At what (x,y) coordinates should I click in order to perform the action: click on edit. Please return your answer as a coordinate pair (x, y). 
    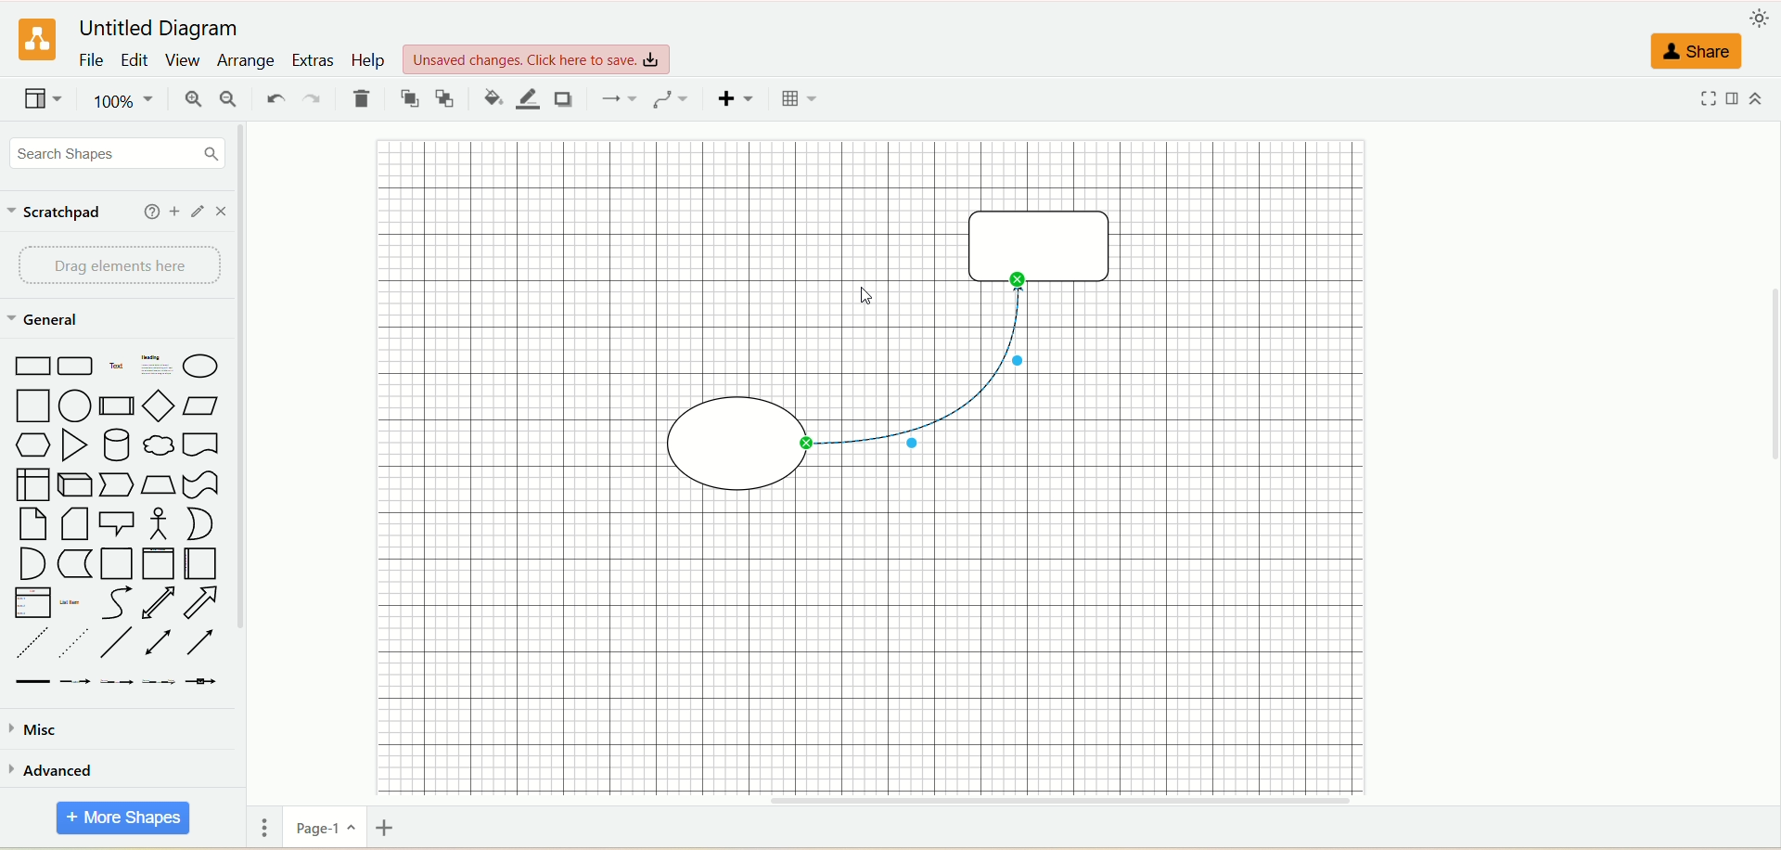
    Looking at the image, I should click on (133, 62).